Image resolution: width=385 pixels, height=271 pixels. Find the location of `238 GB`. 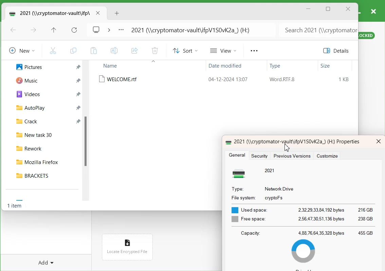

238 GB is located at coordinates (367, 218).